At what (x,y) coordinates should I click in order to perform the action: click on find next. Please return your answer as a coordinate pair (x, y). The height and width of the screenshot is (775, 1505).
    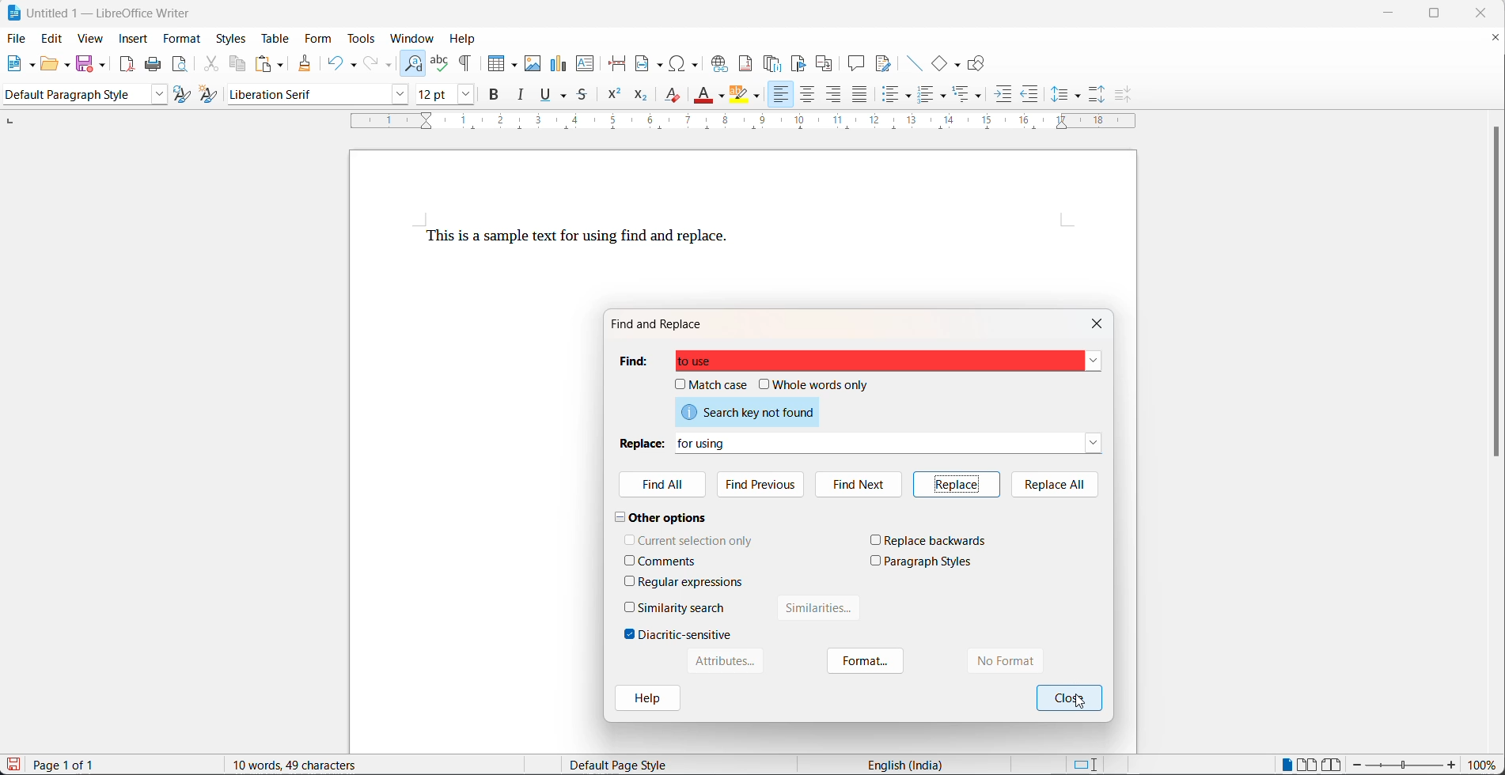
    Looking at the image, I should click on (859, 484).